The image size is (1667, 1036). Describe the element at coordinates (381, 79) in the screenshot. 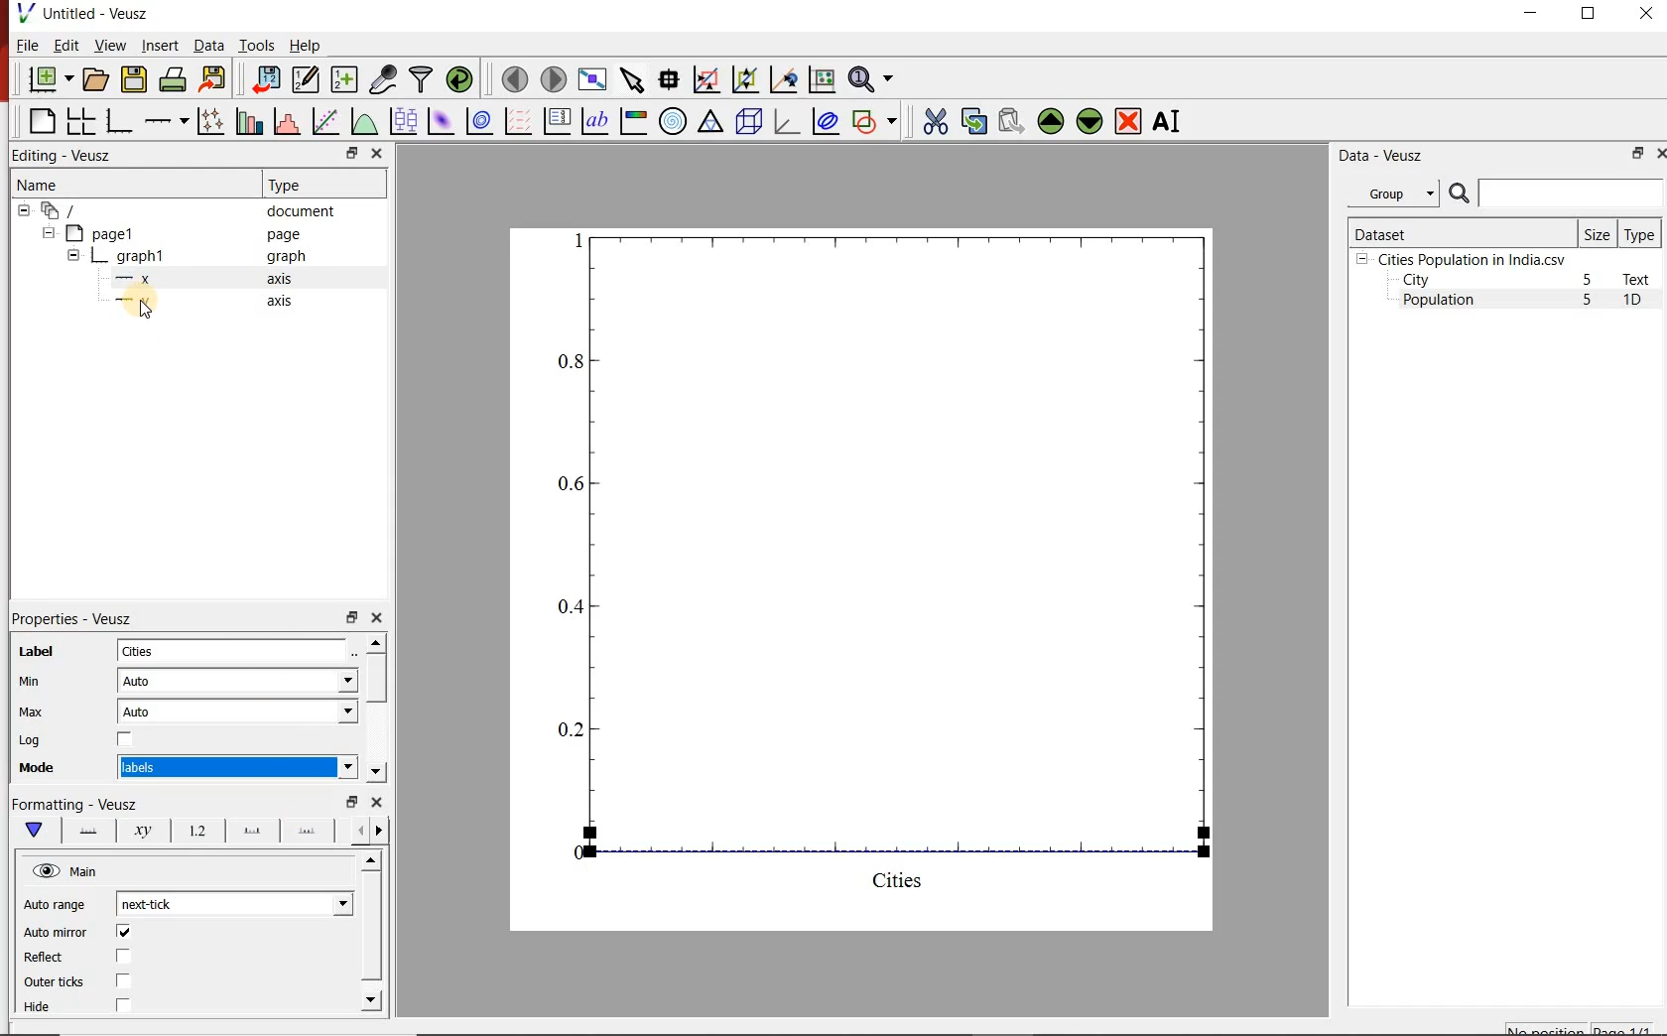

I see `capture remote data` at that location.